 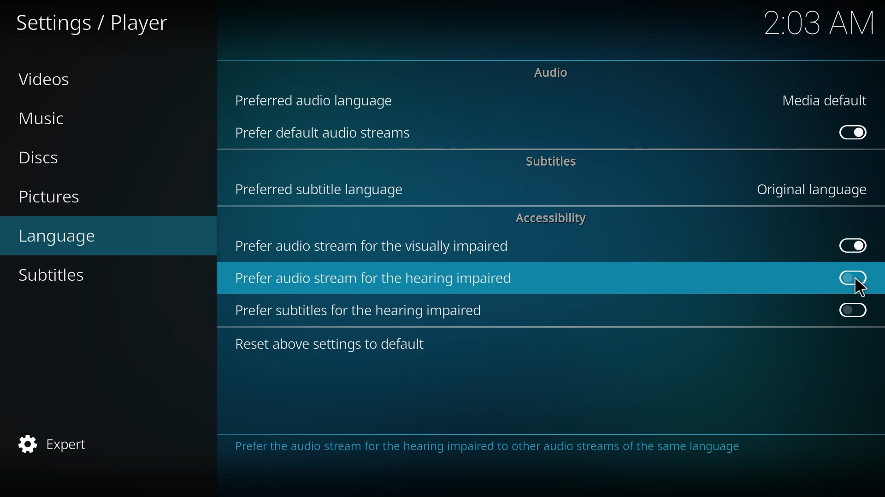 I want to click on audio, so click(x=551, y=72).